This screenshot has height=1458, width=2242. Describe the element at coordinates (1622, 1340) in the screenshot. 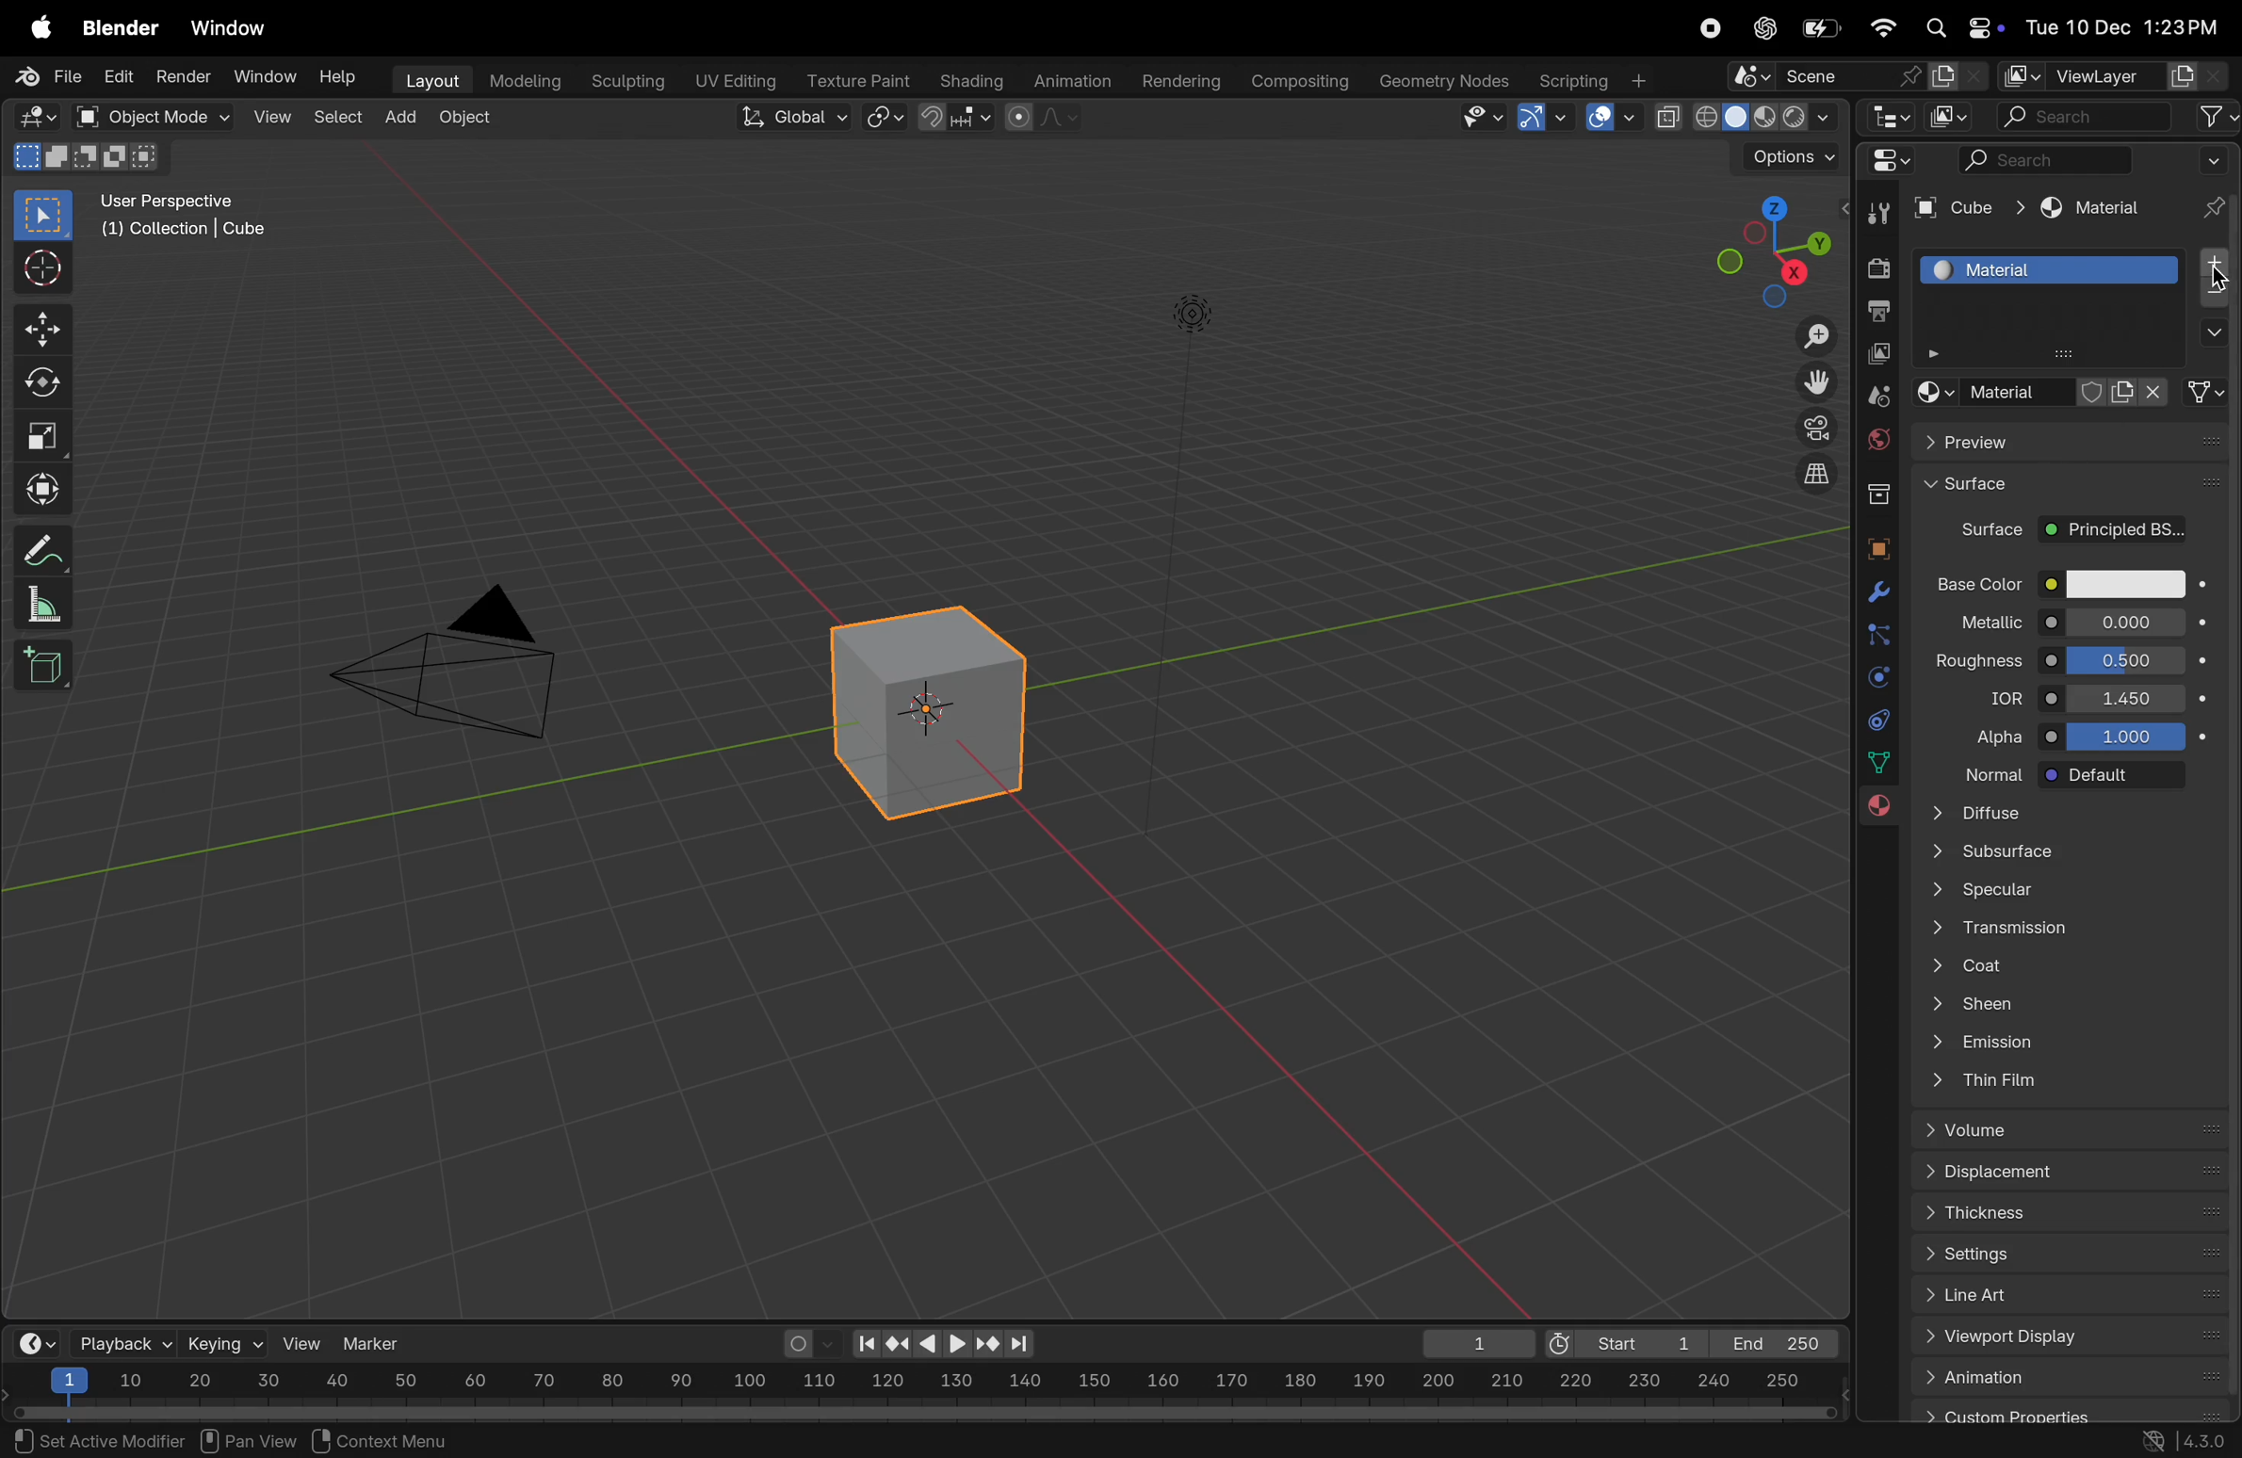

I see `Start 1` at that location.